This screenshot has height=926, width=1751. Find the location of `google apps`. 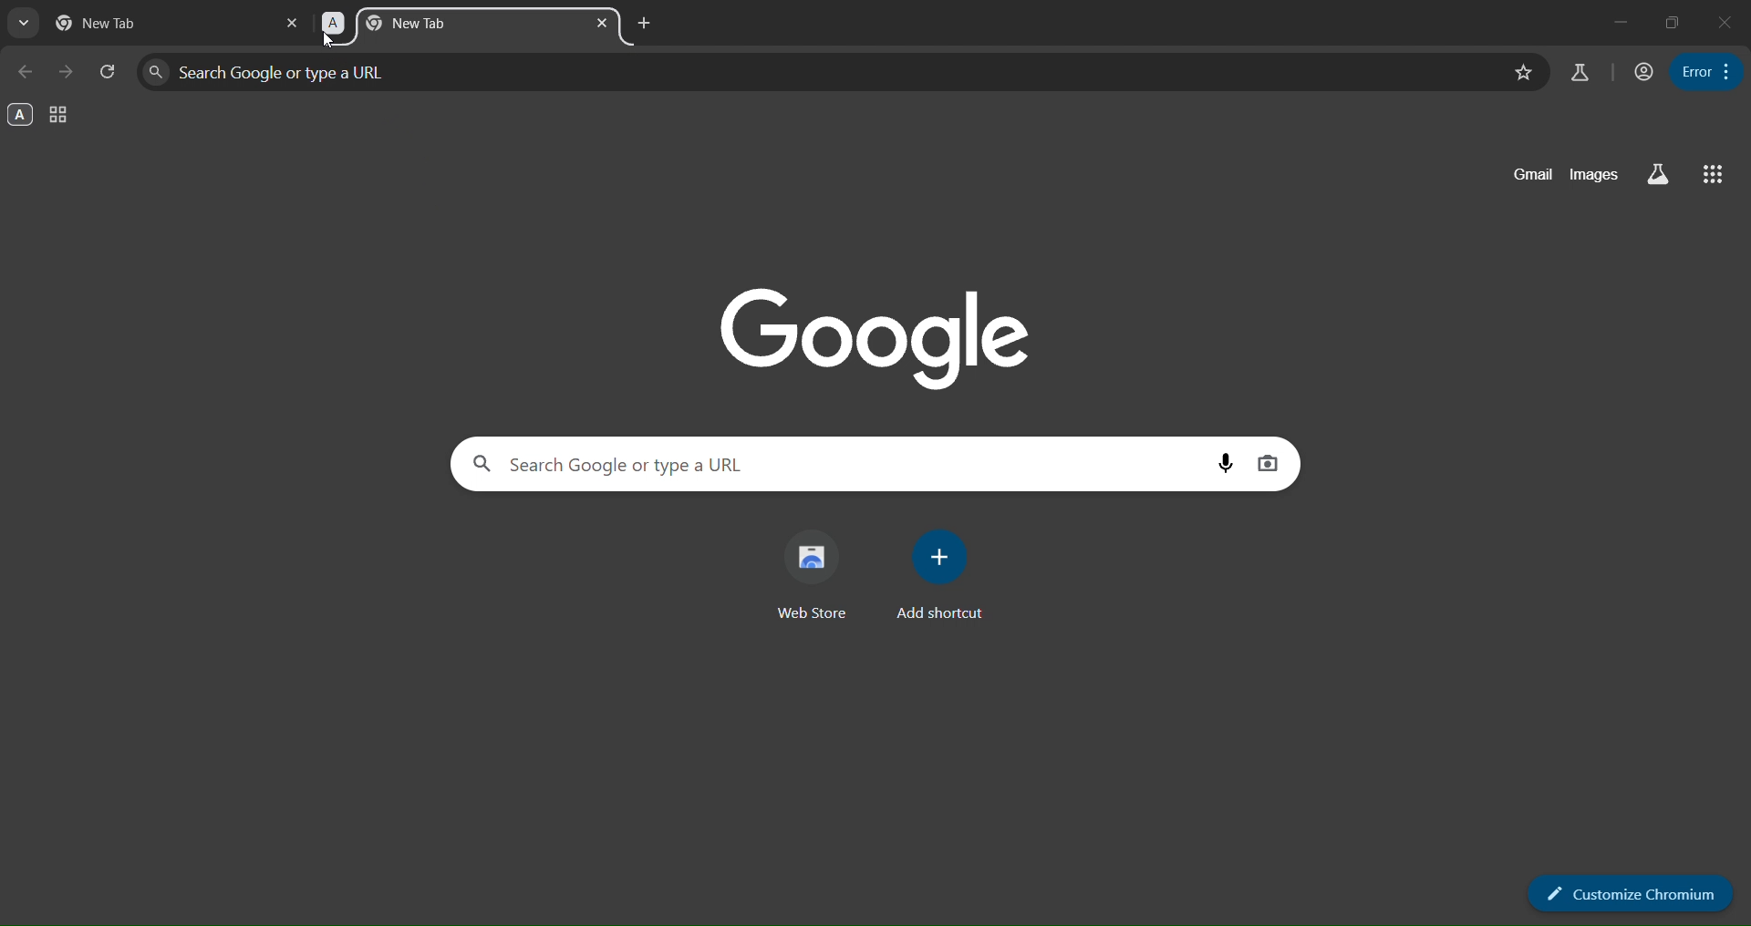

google apps is located at coordinates (1712, 175).